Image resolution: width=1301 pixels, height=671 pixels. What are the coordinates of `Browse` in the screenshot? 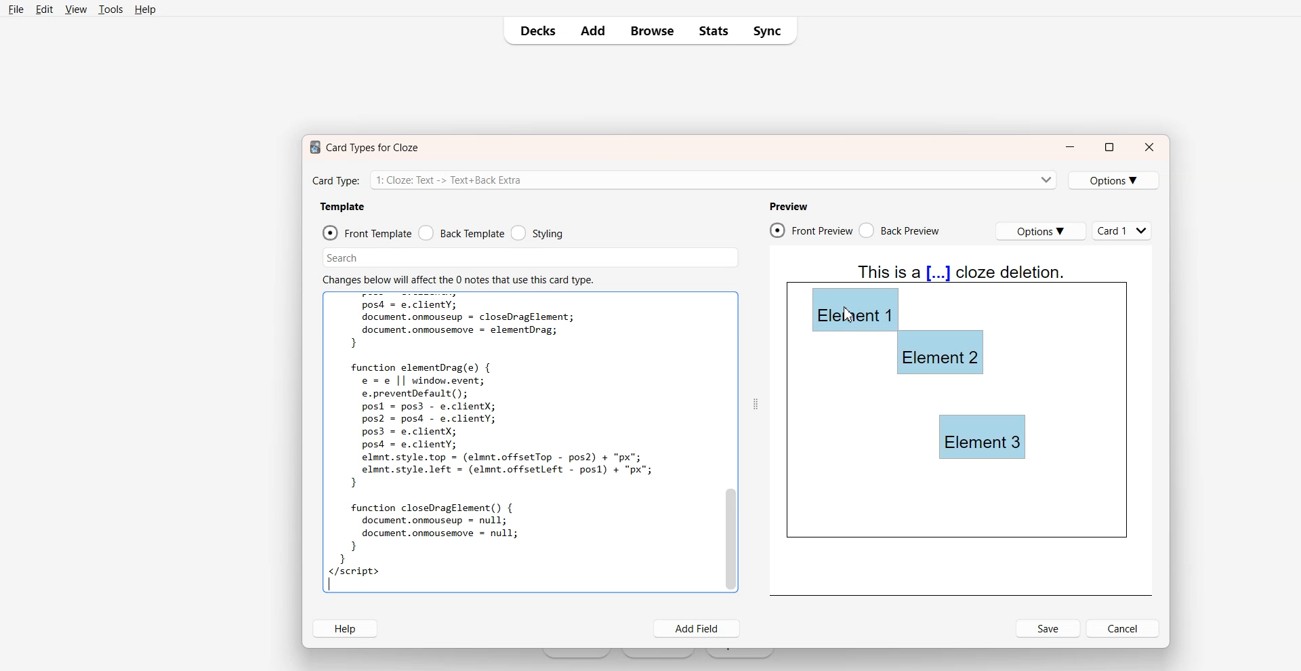 It's located at (651, 31).